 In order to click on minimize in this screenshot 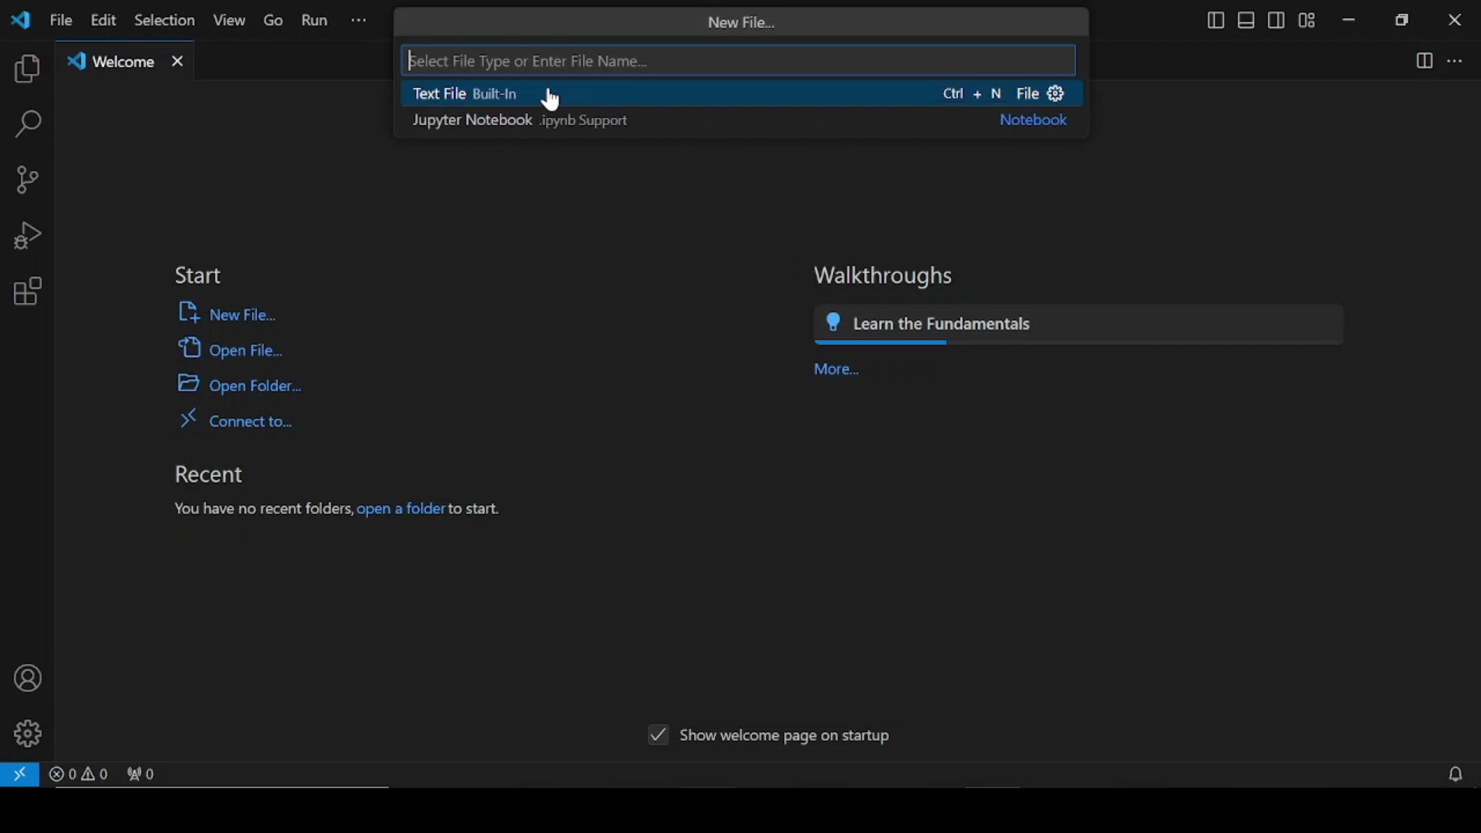, I will do `click(1348, 21)`.